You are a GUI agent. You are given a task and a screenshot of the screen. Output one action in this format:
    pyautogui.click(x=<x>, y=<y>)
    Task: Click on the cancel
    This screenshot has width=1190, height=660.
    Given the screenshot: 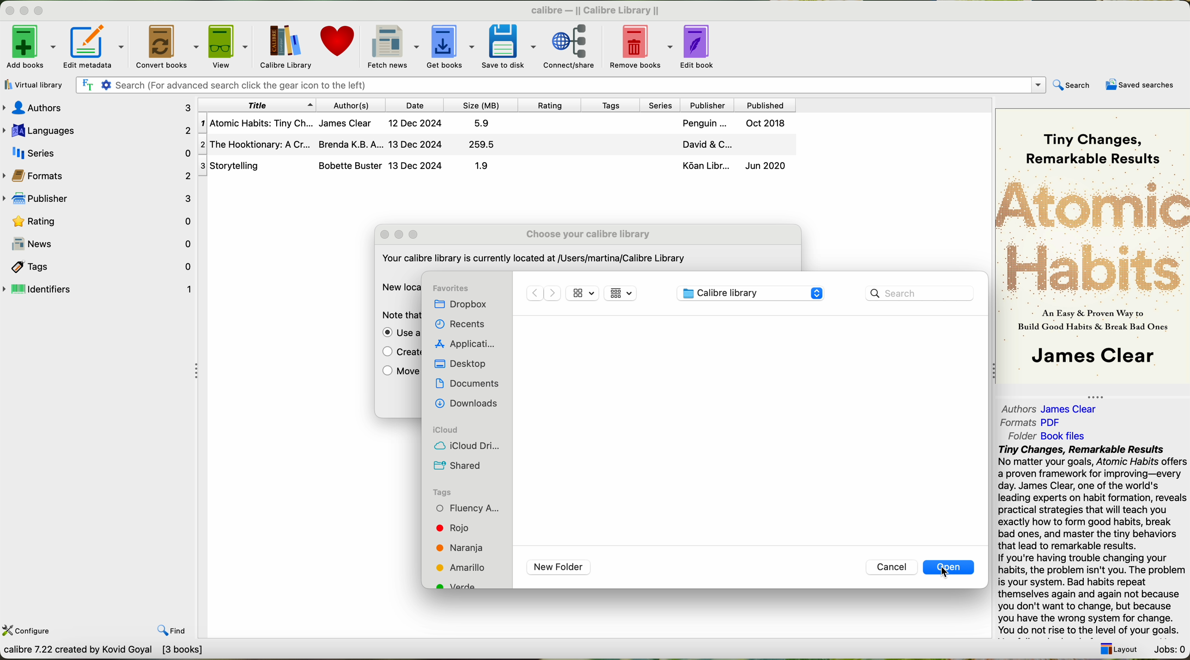 What is the action you would take?
    pyautogui.click(x=892, y=567)
    